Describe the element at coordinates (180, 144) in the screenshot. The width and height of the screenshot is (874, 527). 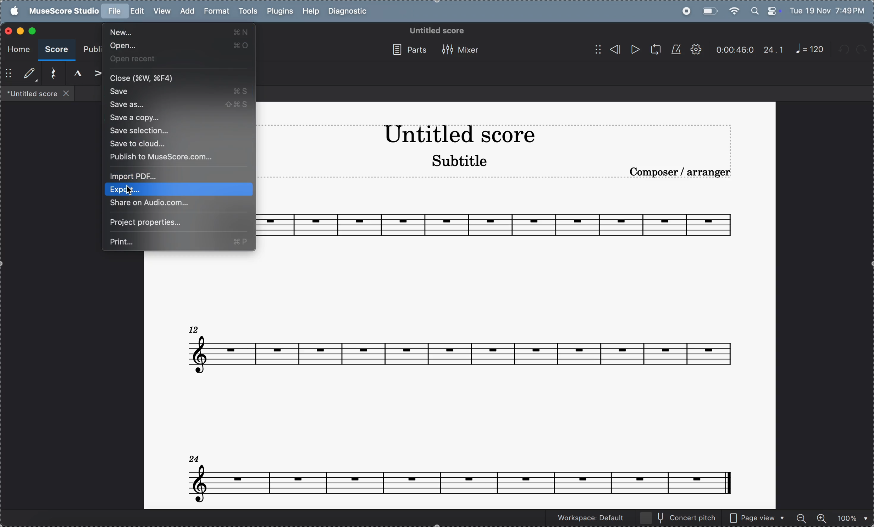
I see `save to cloud` at that location.